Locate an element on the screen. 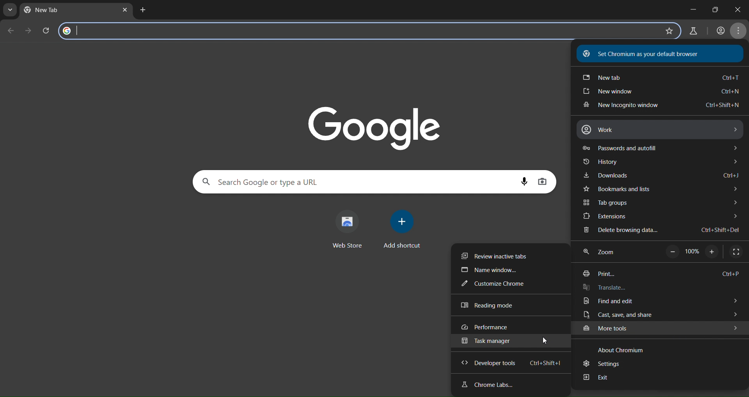  Google is located at coordinates (373, 126).